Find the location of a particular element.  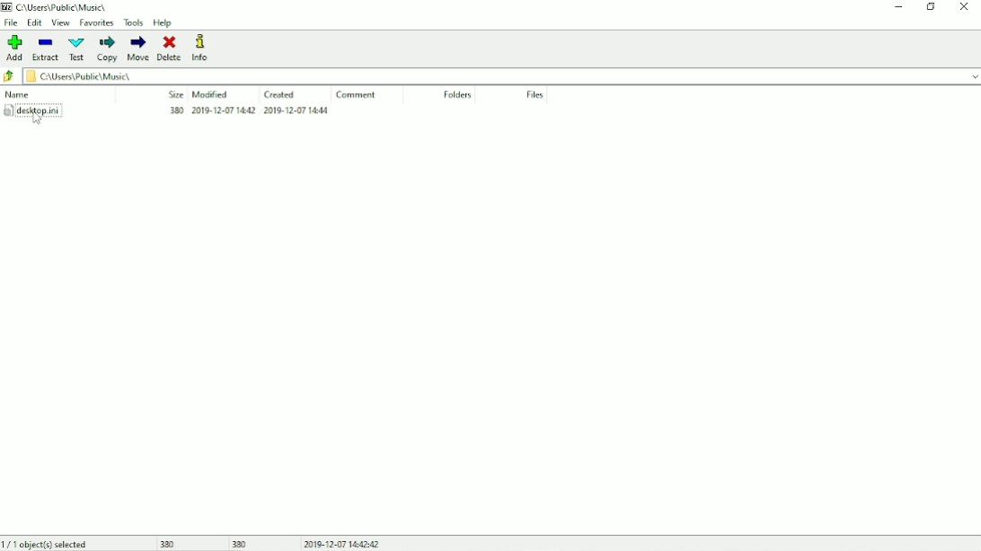

desktop.ini is located at coordinates (34, 110).